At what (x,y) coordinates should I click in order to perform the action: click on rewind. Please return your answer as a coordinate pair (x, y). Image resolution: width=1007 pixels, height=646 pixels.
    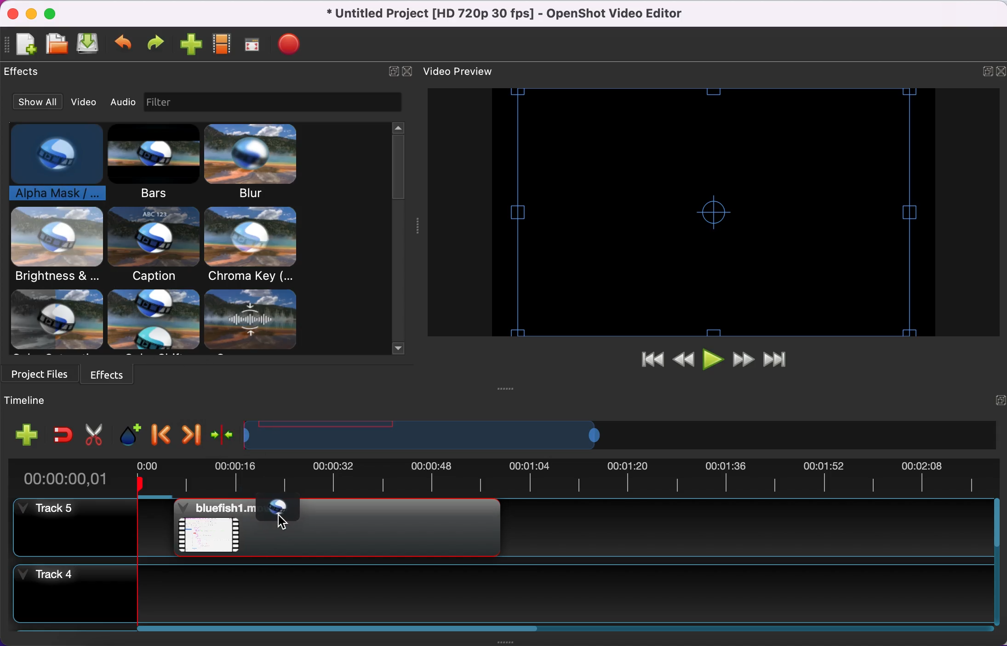
    Looking at the image, I should click on (684, 360).